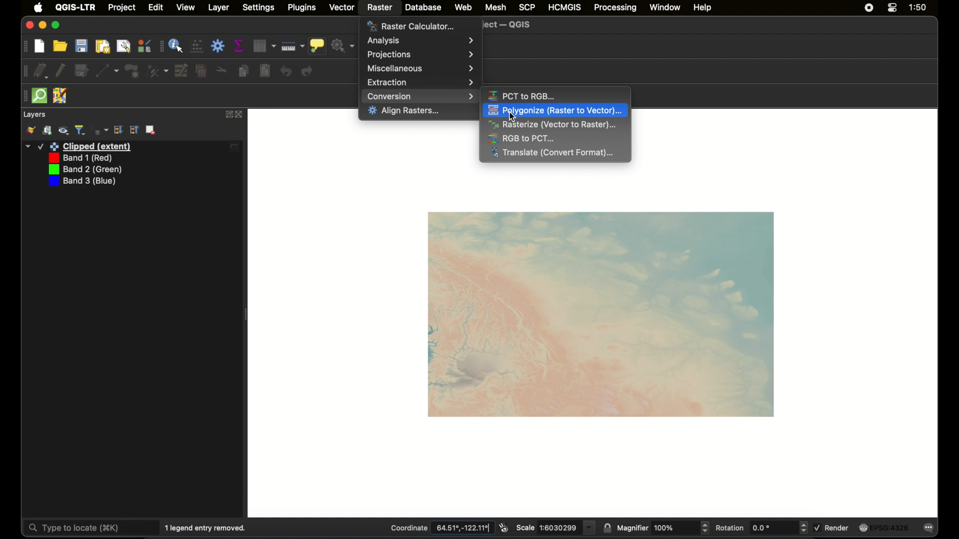 Image resolution: width=959 pixels, height=539 pixels. What do you see at coordinates (509, 25) in the screenshot?
I see `untitled project  - QGIS` at bounding box center [509, 25].